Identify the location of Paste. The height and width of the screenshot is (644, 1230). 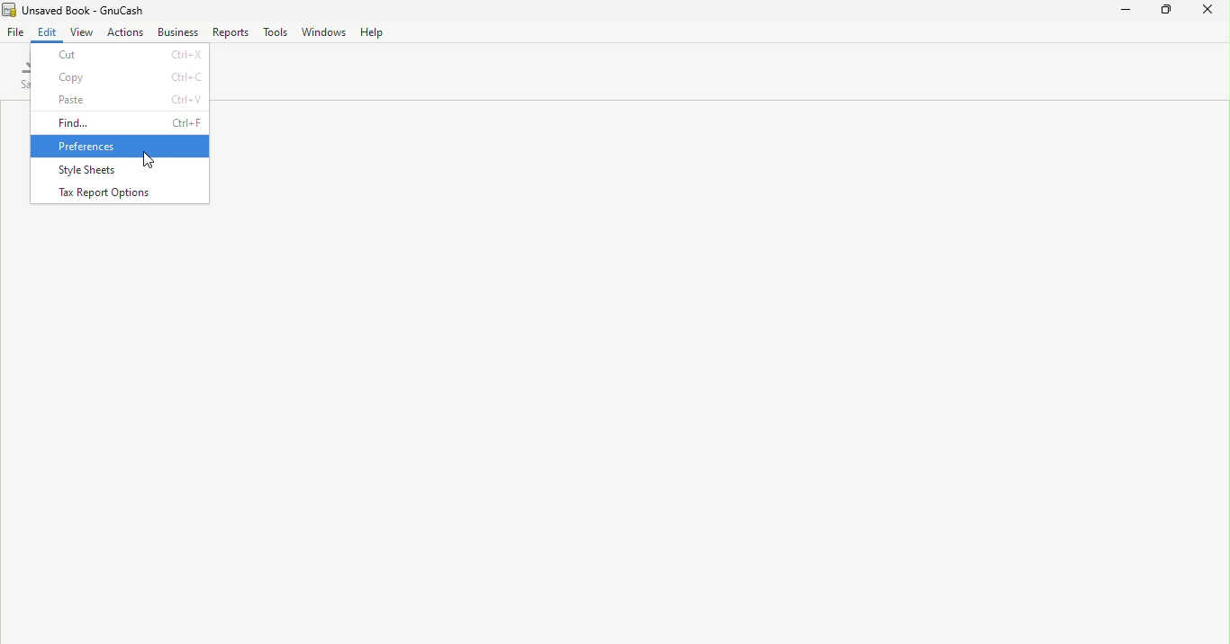
(122, 102).